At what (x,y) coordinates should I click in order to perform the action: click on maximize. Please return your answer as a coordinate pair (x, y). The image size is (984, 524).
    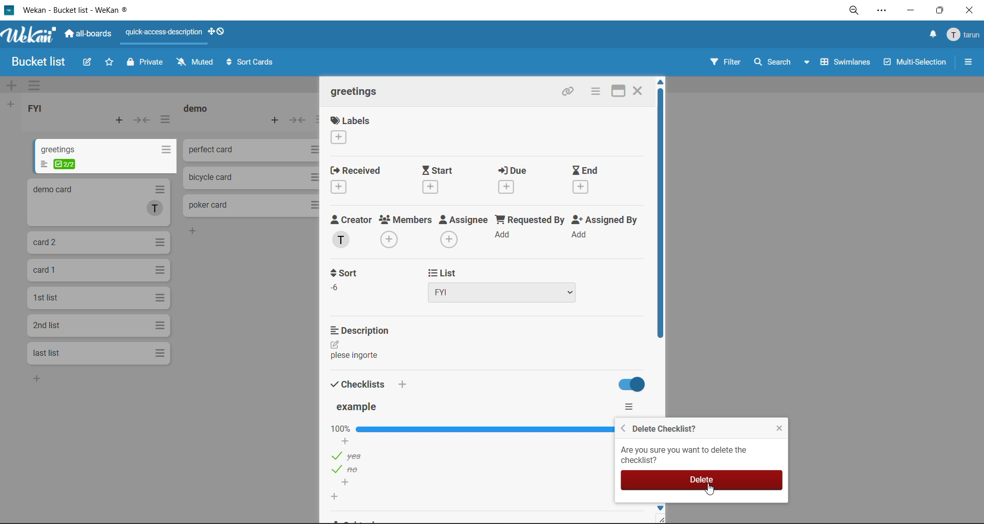
    Looking at the image, I should click on (940, 10).